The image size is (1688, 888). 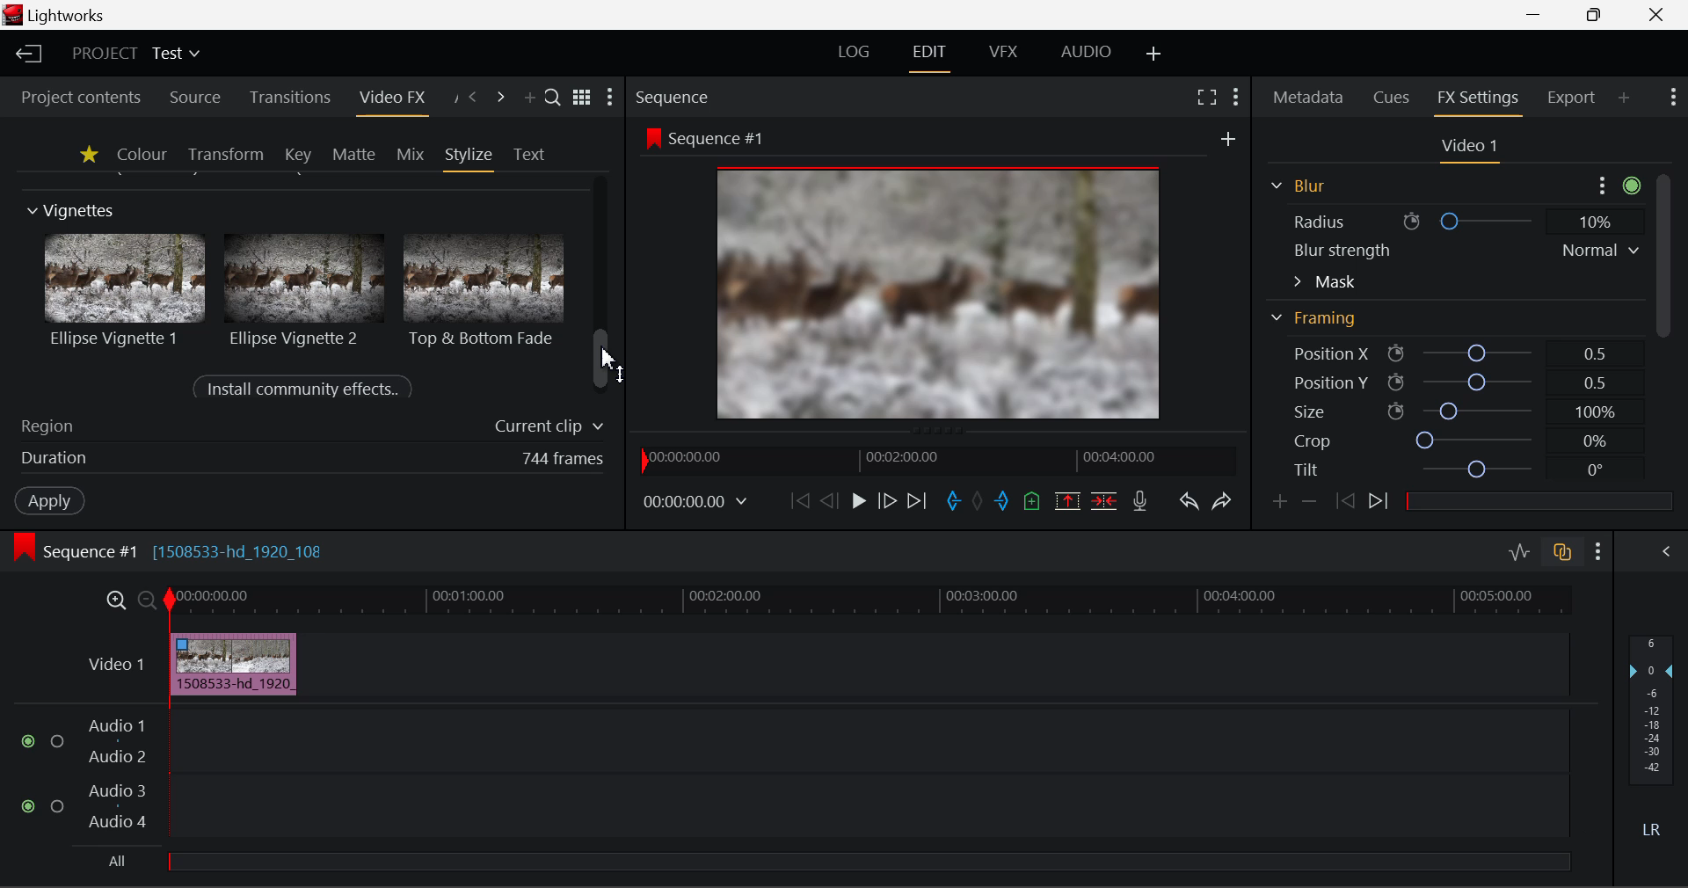 What do you see at coordinates (1452, 219) in the screenshot?
I see `Radius ® O 10%` at bounding box center [1452, 219].